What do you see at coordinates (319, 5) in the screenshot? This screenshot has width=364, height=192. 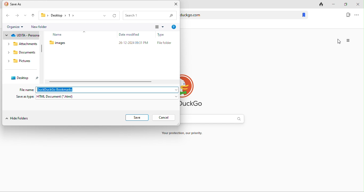 I see `track tab` at bounding box center [319, 5].